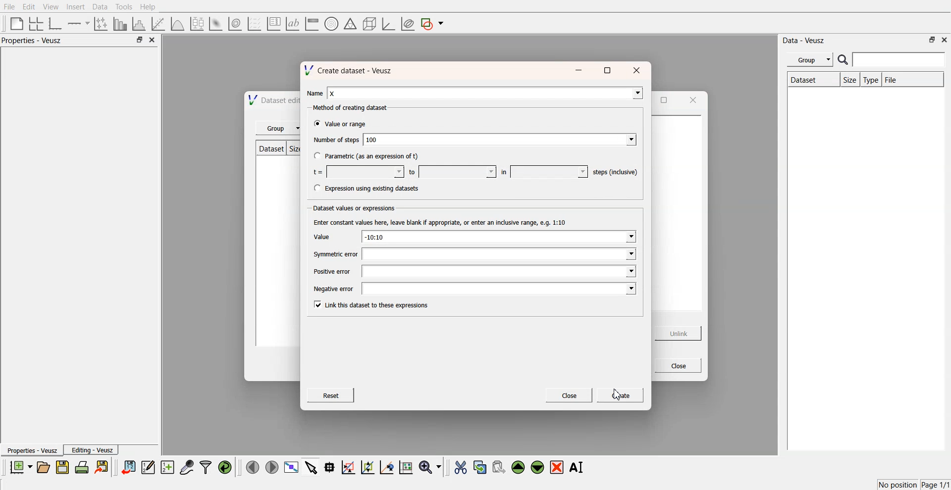 The height and width of the screenshot is (490, 951). What do you see at coordinates (900, 60) in the screenshot?
I see `enter search field` at bounding box center [900, 60].